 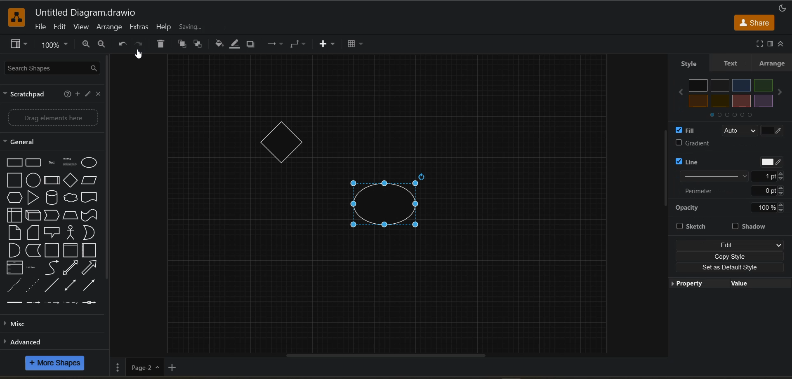 What do you see at coordinates (33, 250) in the screenshot?
I see `data storage` at bounding box center [33, 250].